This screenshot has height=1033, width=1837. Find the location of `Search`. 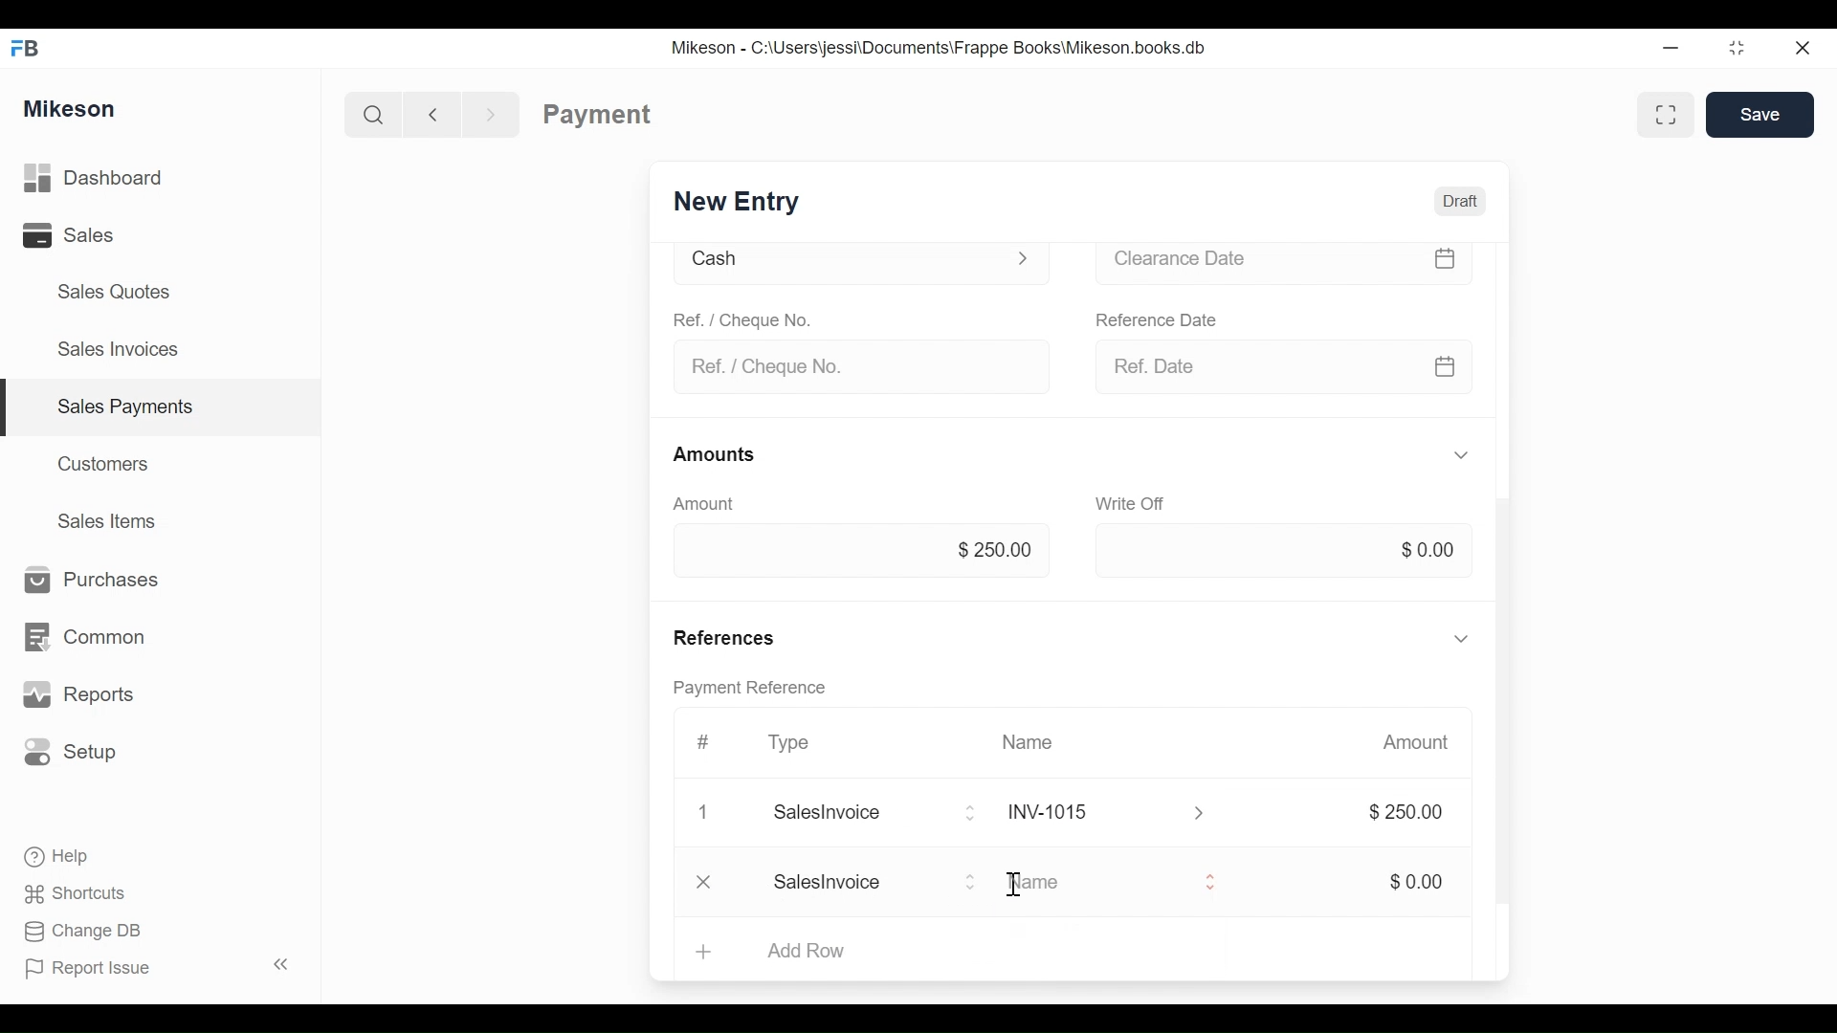

Search is located at coordinates (367, 113).